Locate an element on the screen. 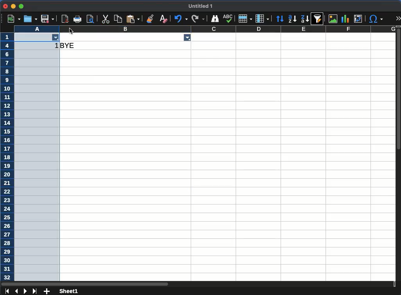 This screenshot has height=295, width=401. chart is located at coordinates (333, 18).